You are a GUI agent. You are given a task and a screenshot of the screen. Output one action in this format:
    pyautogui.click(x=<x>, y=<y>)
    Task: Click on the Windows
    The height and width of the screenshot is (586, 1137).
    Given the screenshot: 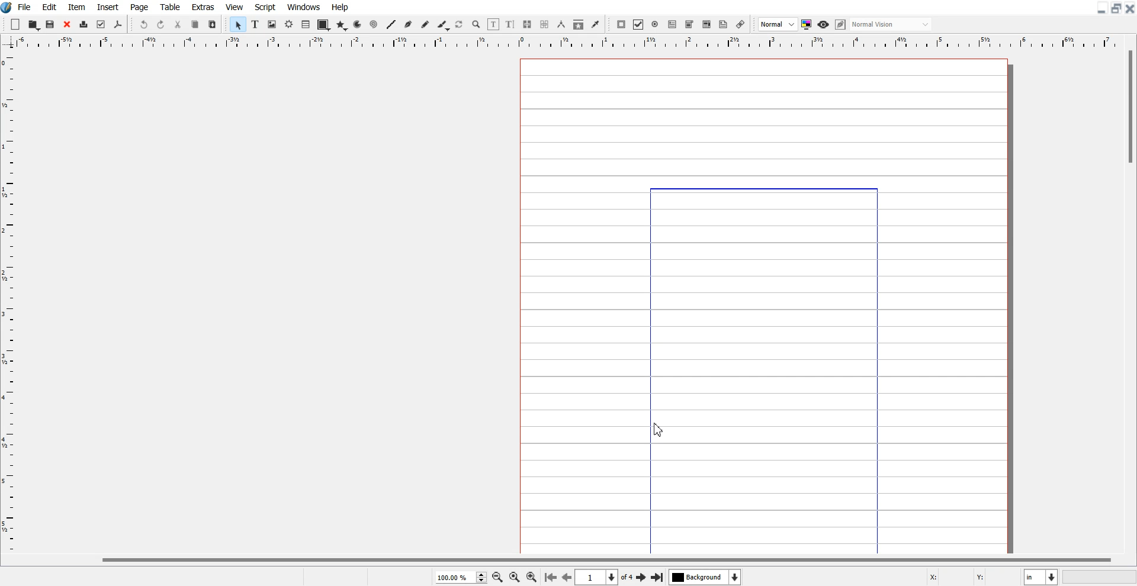 What is the action you would take?
    pyautogui.click(x=304, y=7)
    